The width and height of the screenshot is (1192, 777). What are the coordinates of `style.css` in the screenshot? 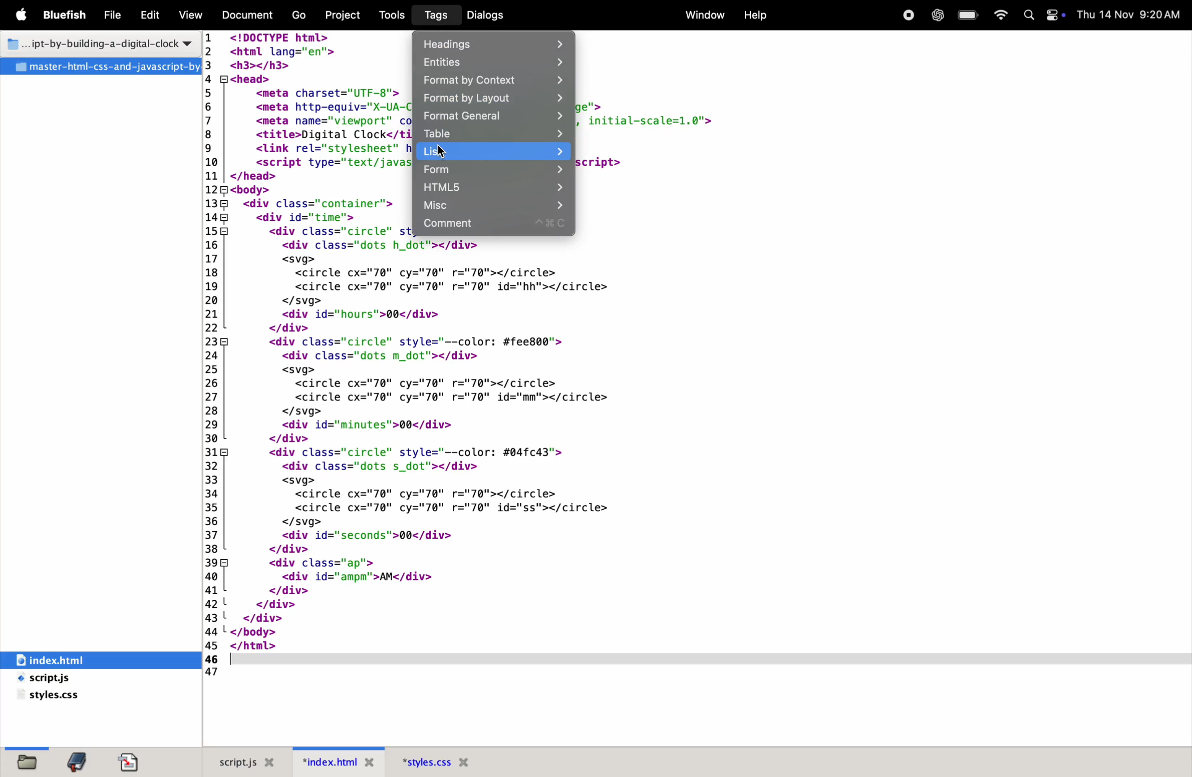 It's located at (53, 697).